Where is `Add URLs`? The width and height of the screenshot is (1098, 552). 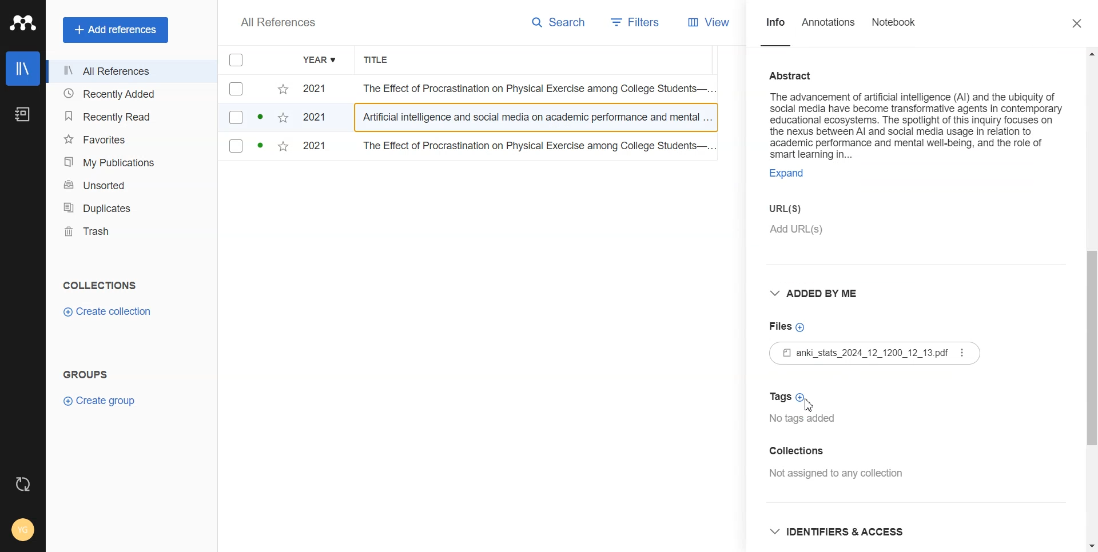 Add URLs is located at coordinates (858, 235).